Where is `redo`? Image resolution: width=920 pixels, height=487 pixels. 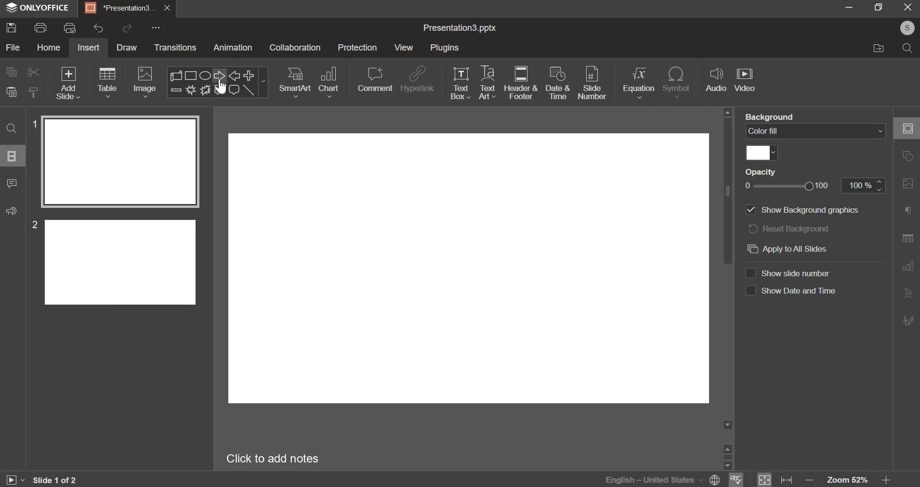 redo is located at coordinates (128, 27).